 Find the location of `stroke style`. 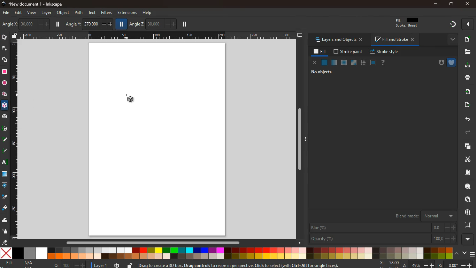

stroke style is located at coordinates (383, 52).